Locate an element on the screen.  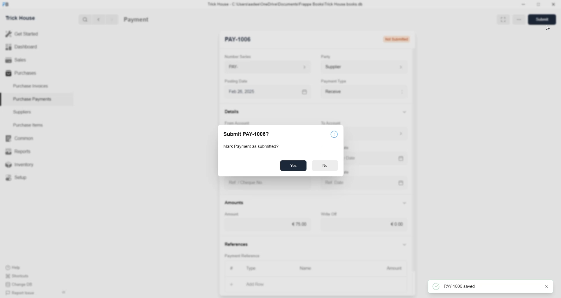
icon is located at coordinates (336, 134).